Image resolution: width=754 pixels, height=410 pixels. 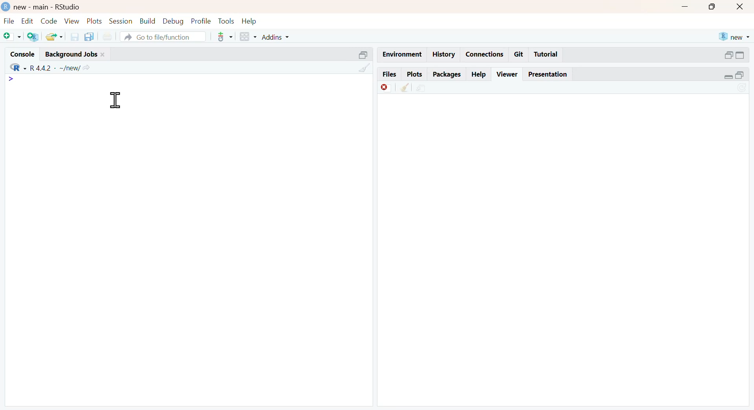 I want to click on print, so click(x=108, y=37).